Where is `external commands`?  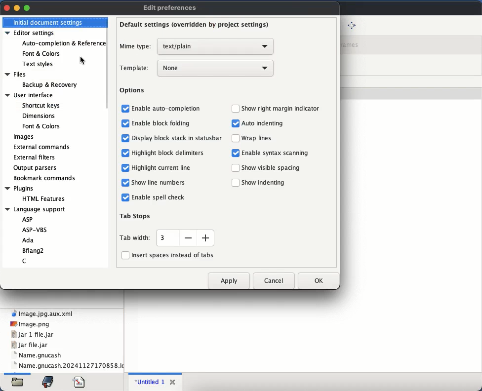
external commands is located at coordinates (41, 147).